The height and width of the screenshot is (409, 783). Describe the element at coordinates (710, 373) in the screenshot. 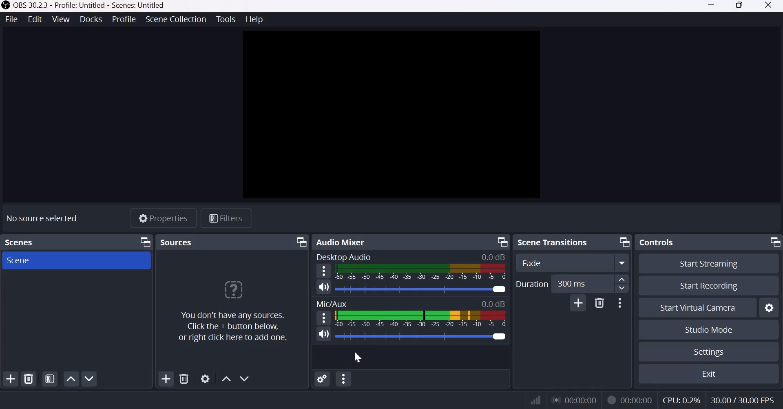

I see `Exit` at that location.